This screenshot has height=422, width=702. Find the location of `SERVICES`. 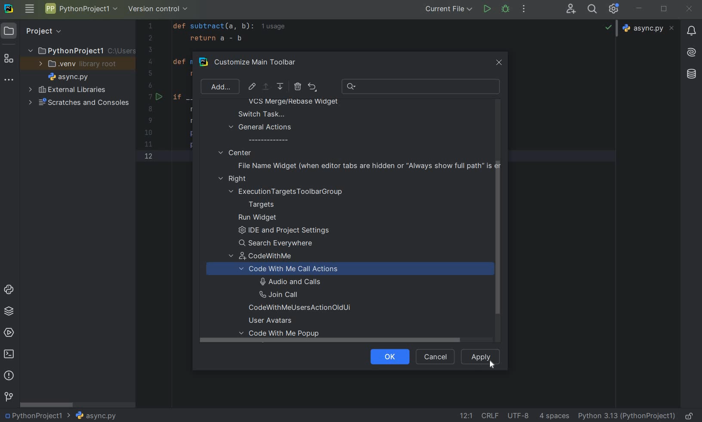

SERVICES is located at coordinates (9, 333).